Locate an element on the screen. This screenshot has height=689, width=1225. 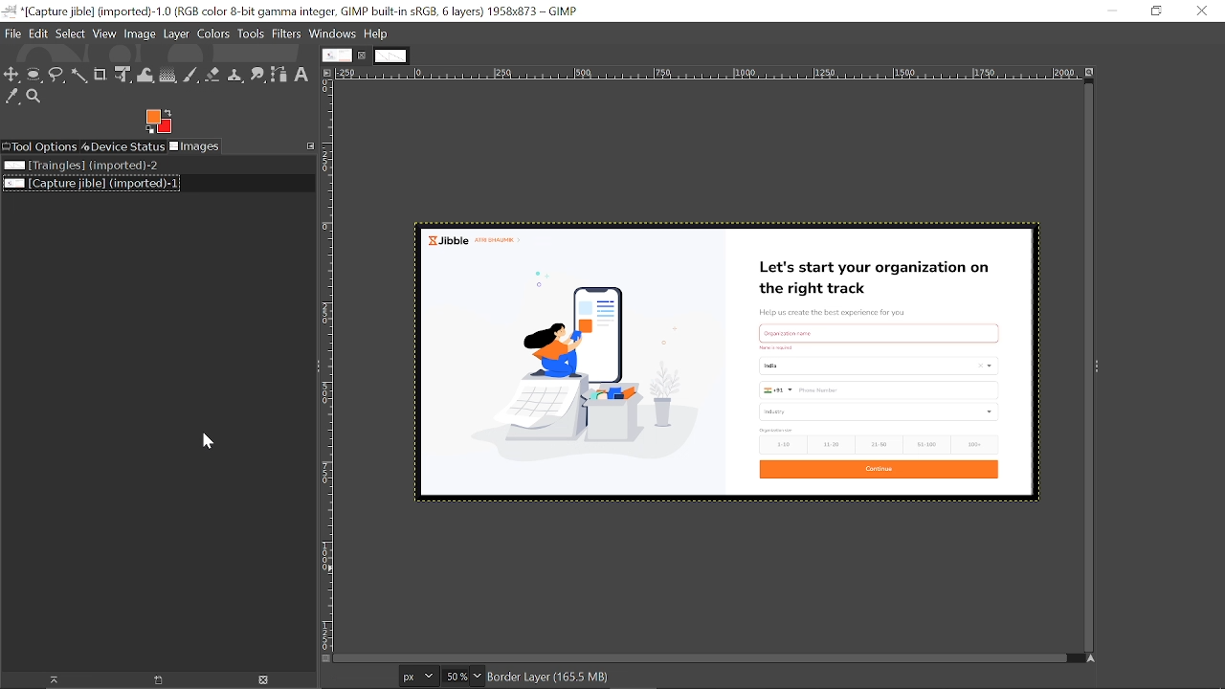
51-100 is located at coordinates (928, 445).